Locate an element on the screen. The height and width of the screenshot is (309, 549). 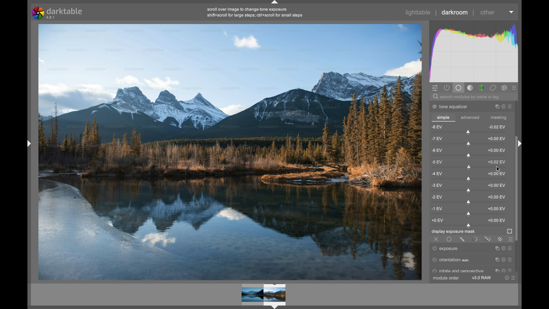
0.00 ev is located at coordinates (497, 221).